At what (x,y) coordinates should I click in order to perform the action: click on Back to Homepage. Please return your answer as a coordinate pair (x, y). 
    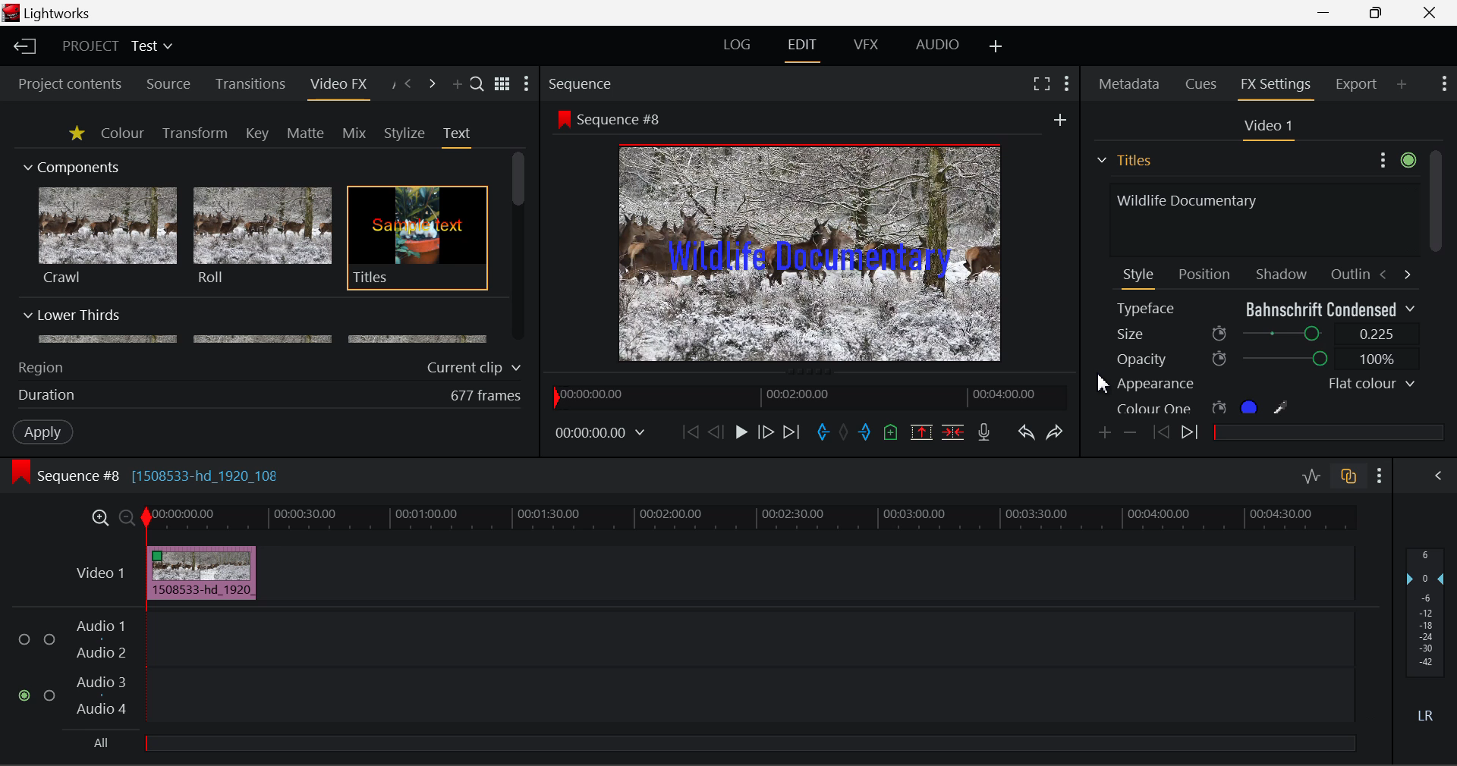
    Looking at the image, I should click on (23, 47).